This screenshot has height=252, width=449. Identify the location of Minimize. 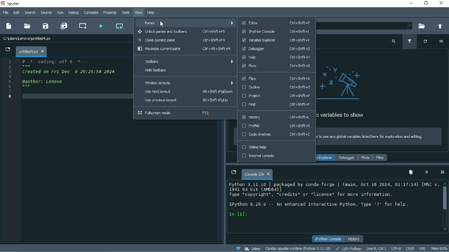
(411, 3).